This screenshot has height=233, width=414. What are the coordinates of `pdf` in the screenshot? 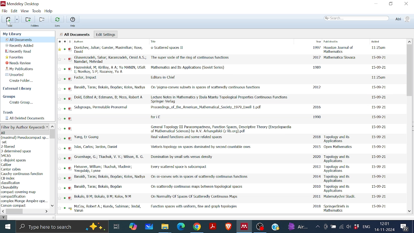 It's located at (71, 158).